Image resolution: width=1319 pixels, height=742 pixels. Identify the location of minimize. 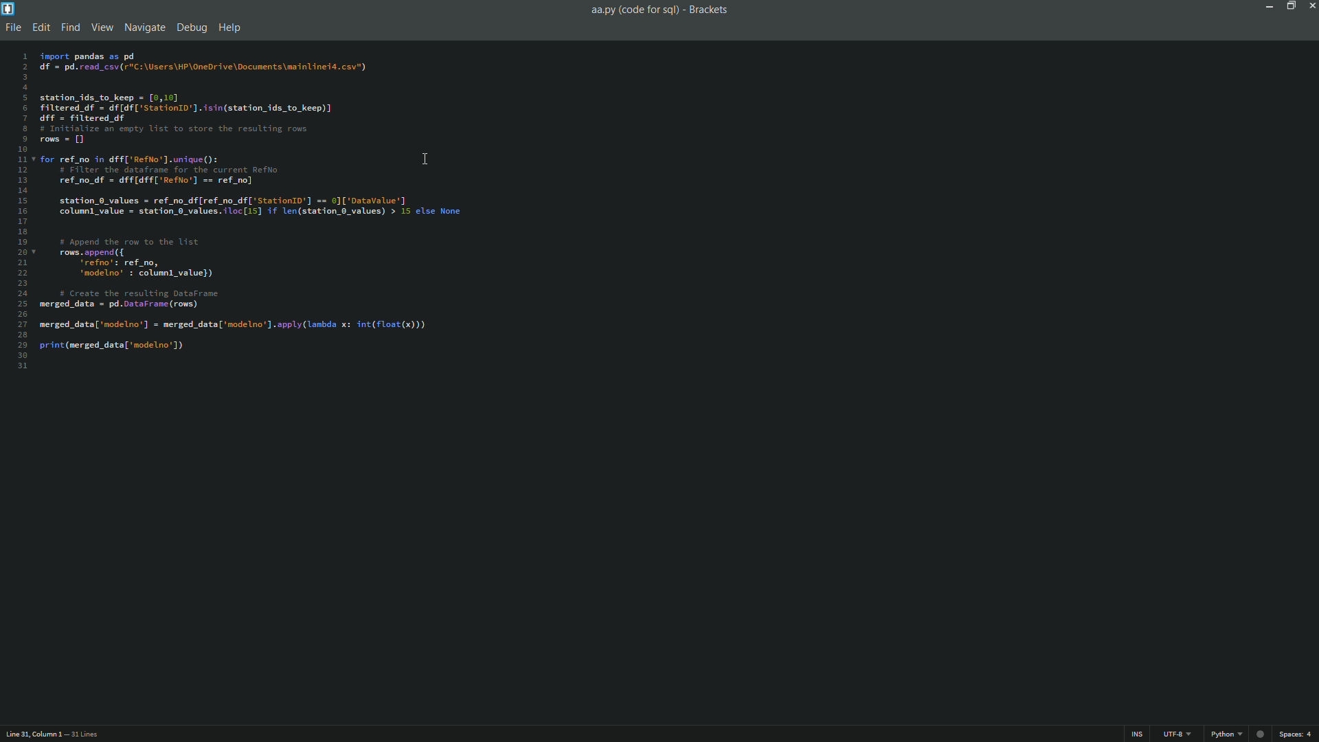
(1268, 6).